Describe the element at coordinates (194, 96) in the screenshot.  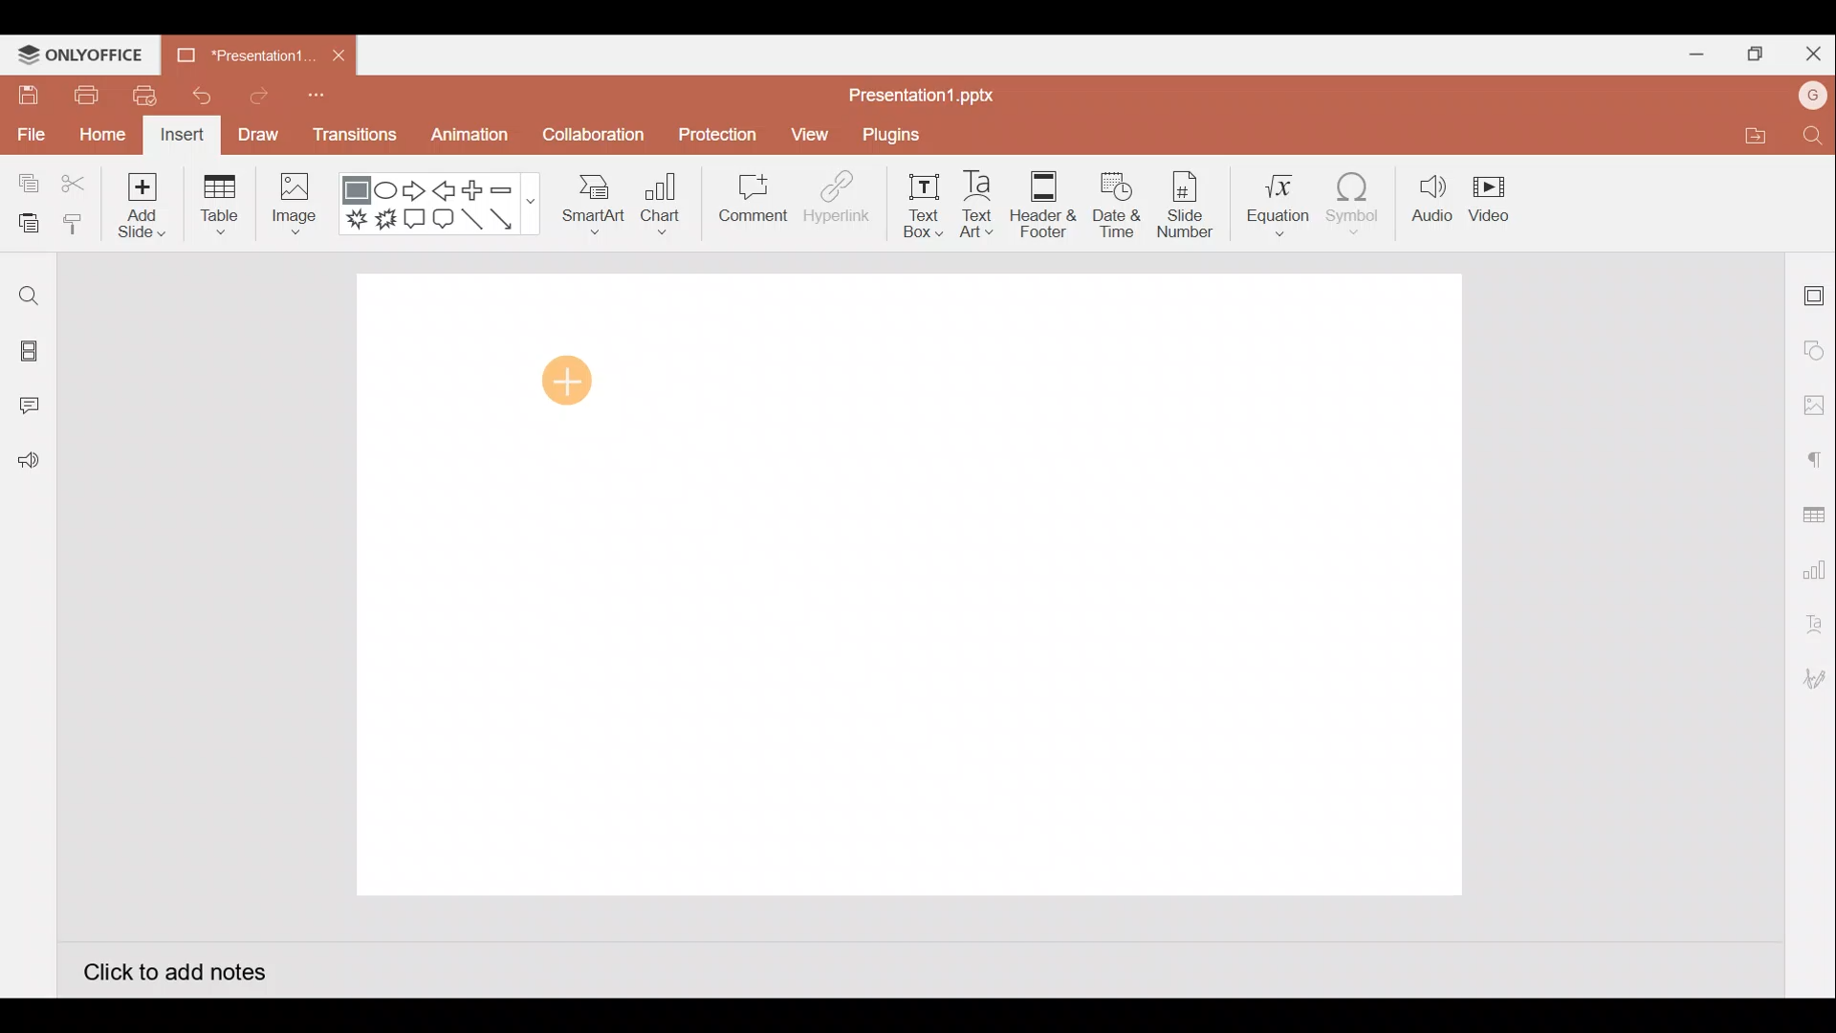
I see `Undo` at that location.